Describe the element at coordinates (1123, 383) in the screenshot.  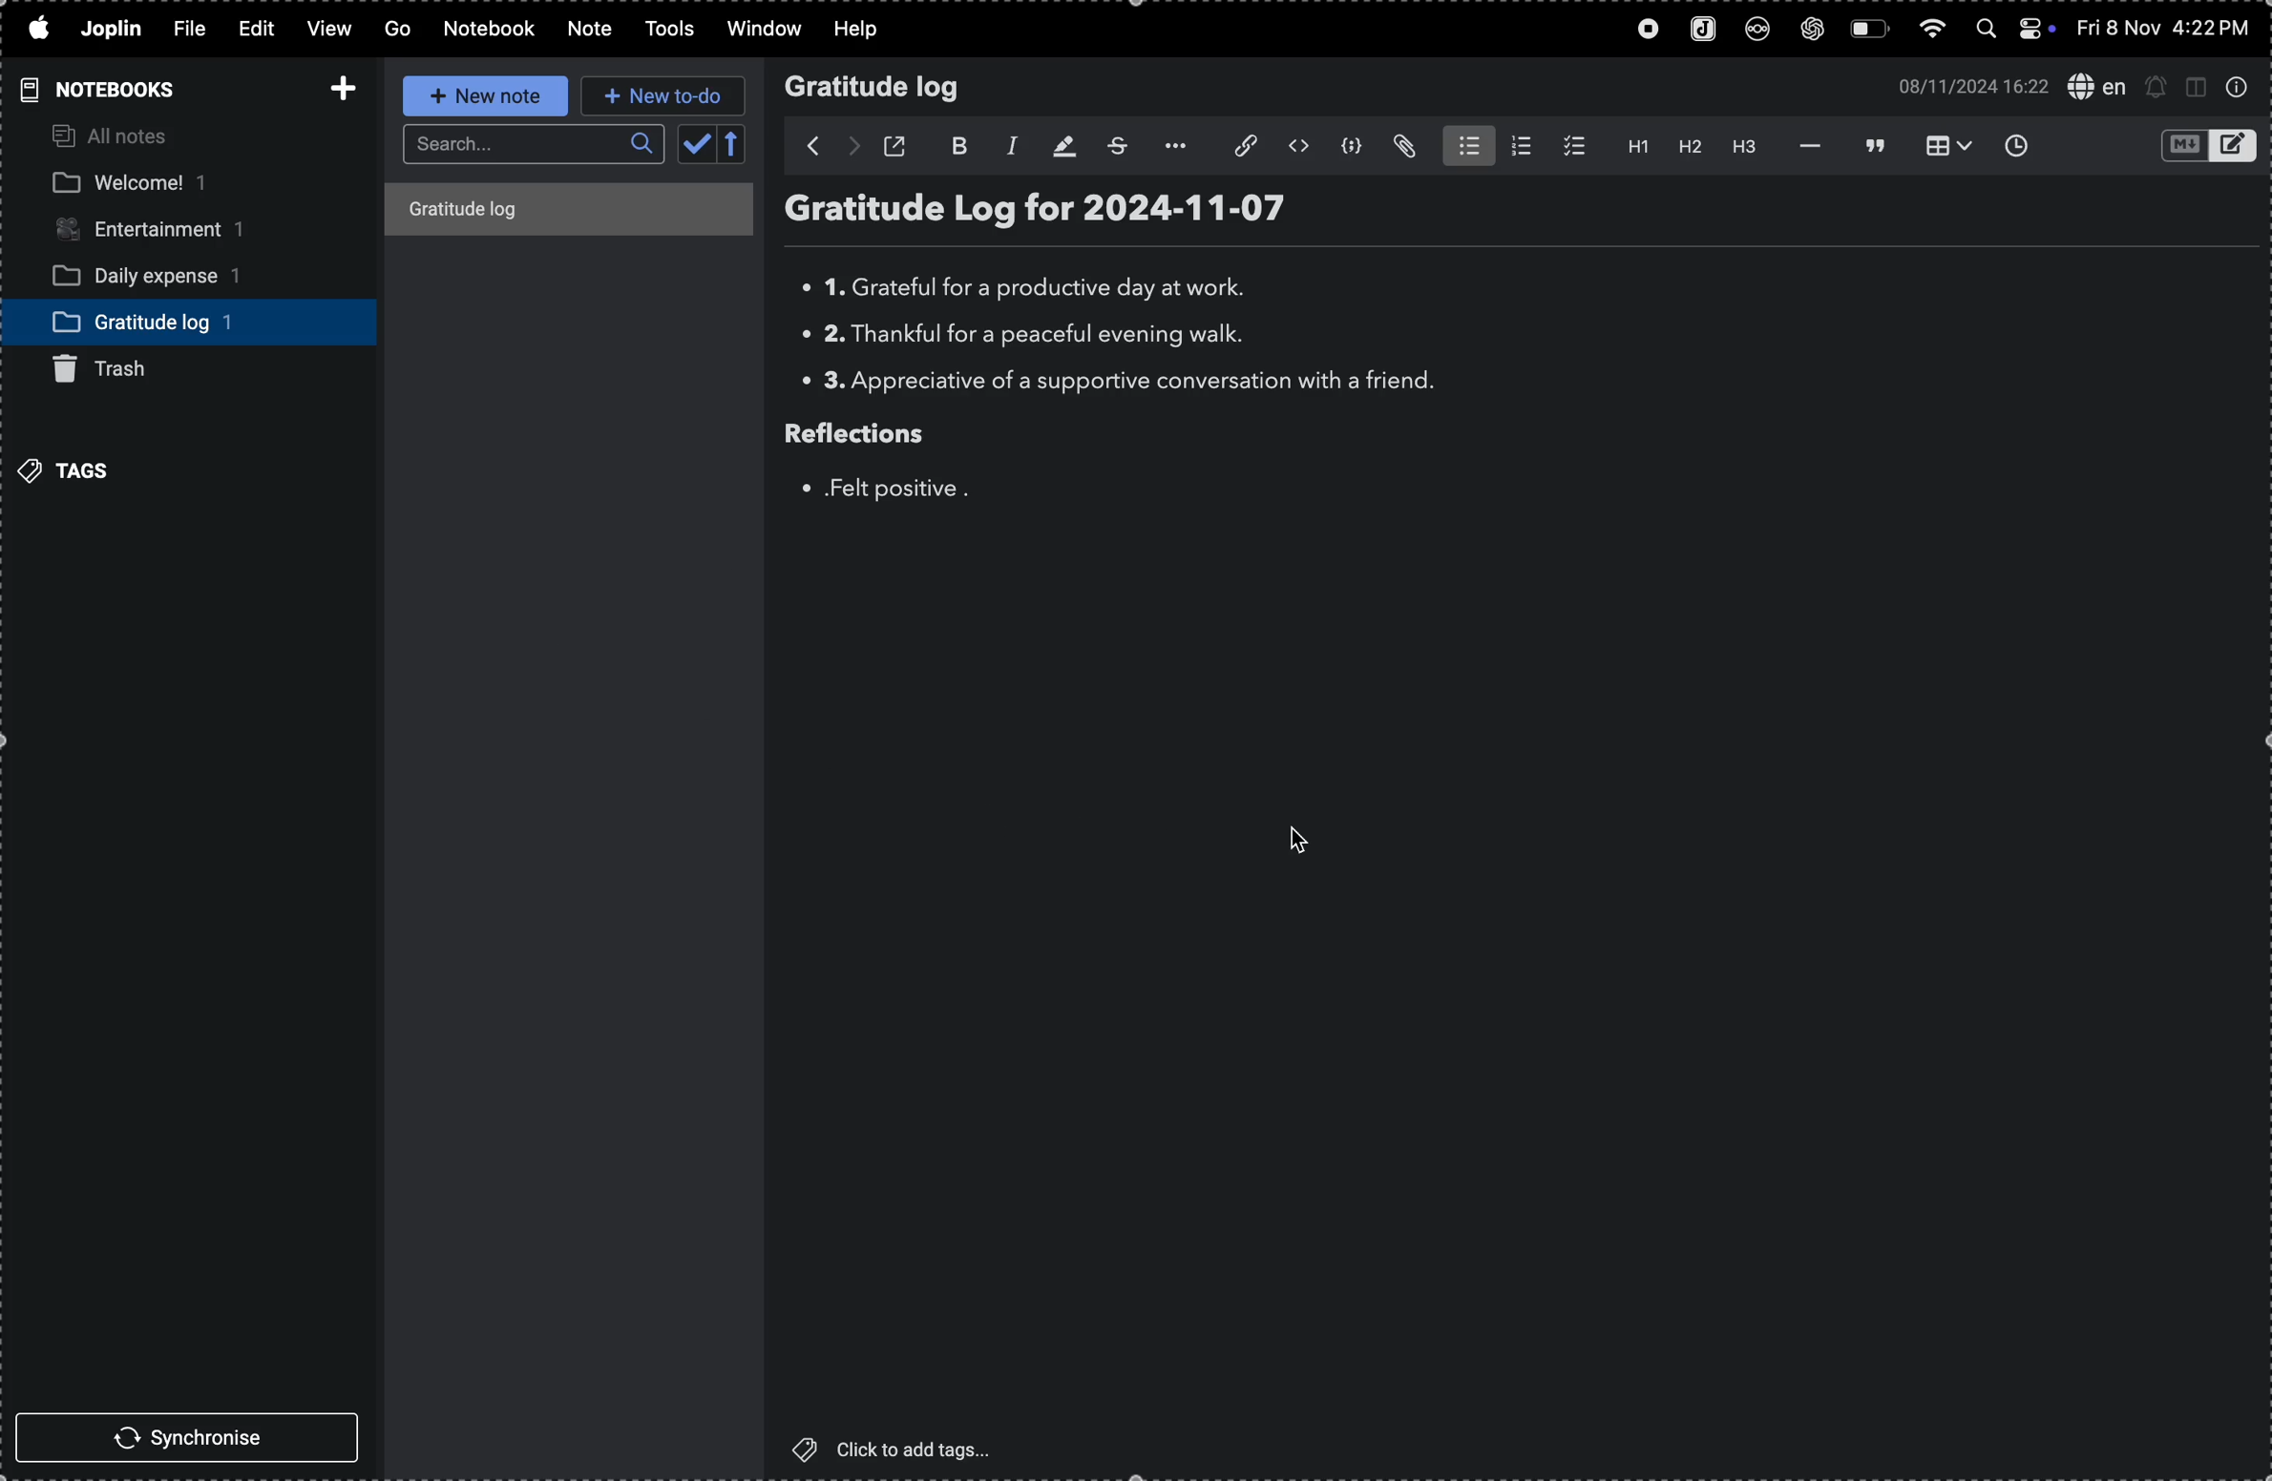
I see `Appreciate a supportive conversion` at that location.